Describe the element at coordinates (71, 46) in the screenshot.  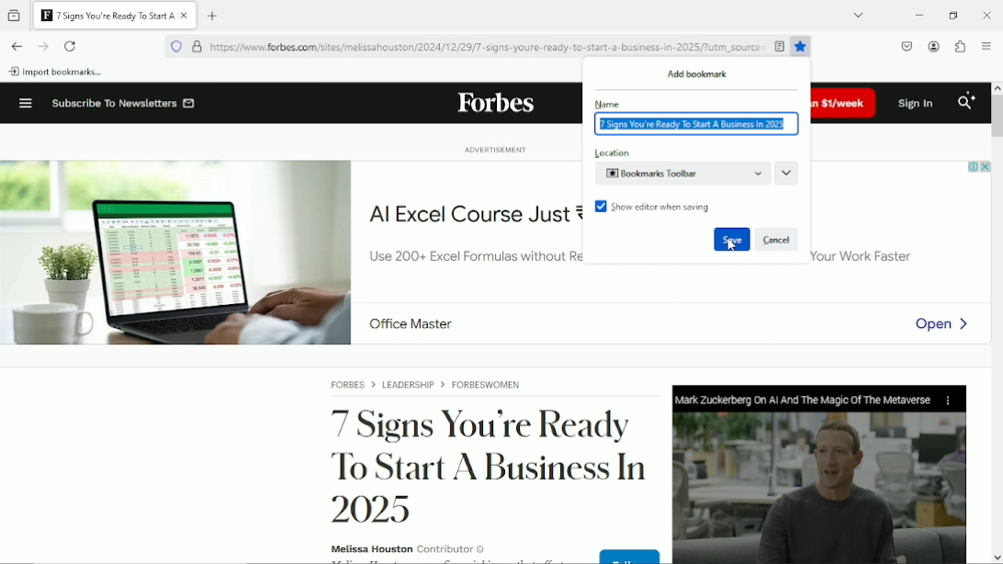
I see `Reload current page` at that location.